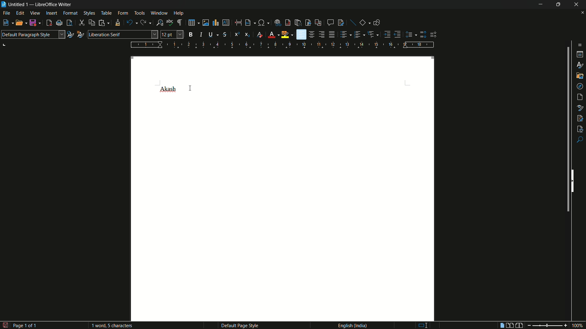 The height and width of the screenshot is (329, 586). I want to click on file name, so click(16, 4).